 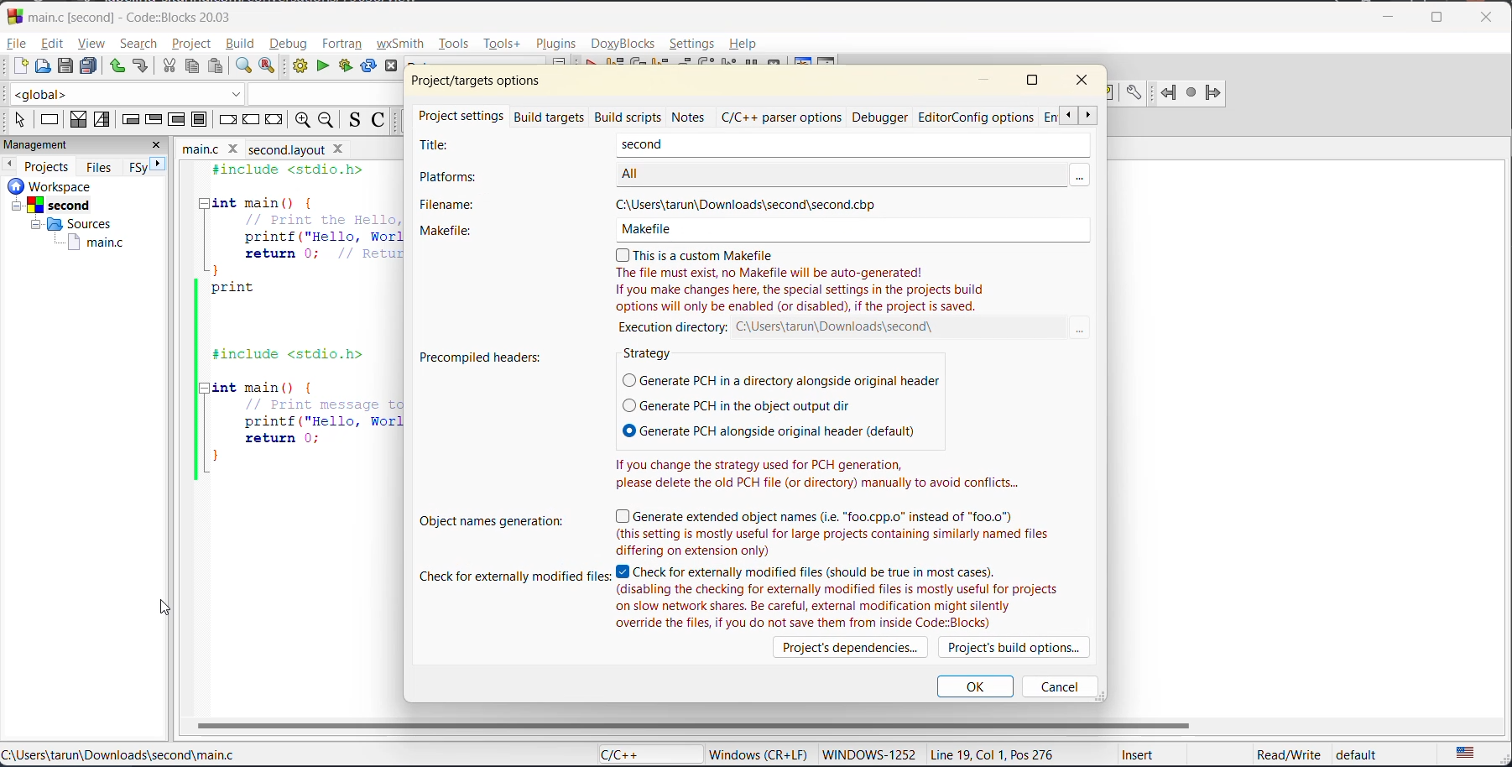 I want to click on check for externally modified files, so click(x=841, y=597).